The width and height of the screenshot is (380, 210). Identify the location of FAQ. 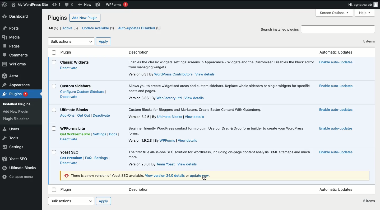
(88, 158).